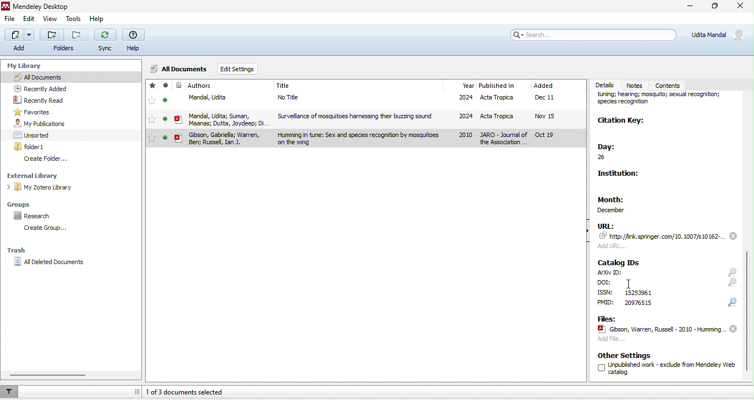 Image resolution: width=754 pixels, height=400 pixels. I want to click on all documents, so click(71, 76).